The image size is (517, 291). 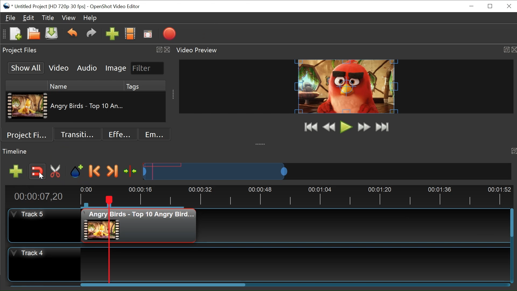 I want to click on Snap, so click(x=38, y=172).